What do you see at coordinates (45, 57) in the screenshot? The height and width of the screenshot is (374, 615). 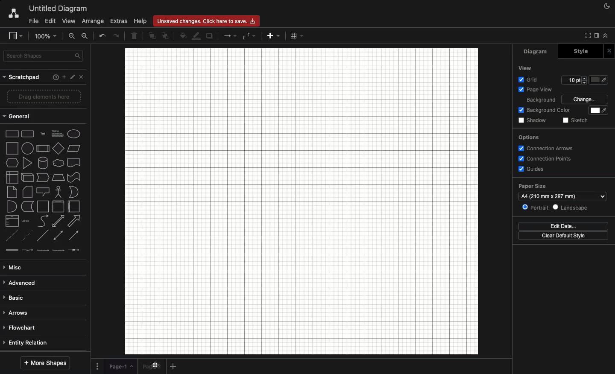 I see `Search shapes` at bounding box center [45, 57].